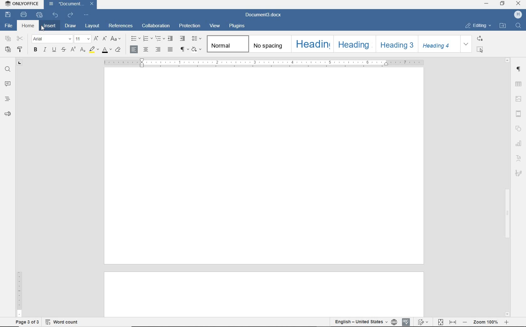 The height and width of the screenshot is (327, 526). What do you see at coordinates (119, 49) in the screenshot?
I see `CLEAR STYLE` at bounding box center [119, 49].